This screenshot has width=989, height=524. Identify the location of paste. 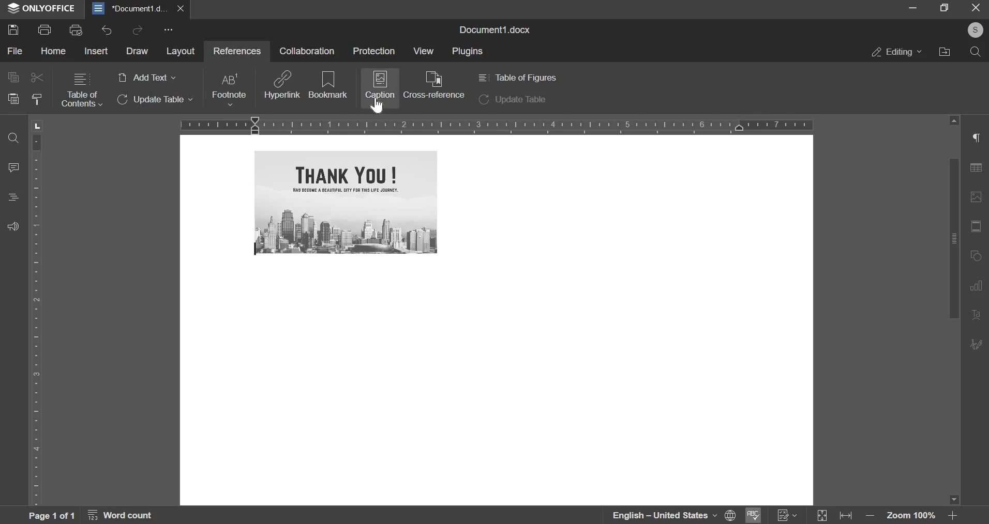
(12, 99).